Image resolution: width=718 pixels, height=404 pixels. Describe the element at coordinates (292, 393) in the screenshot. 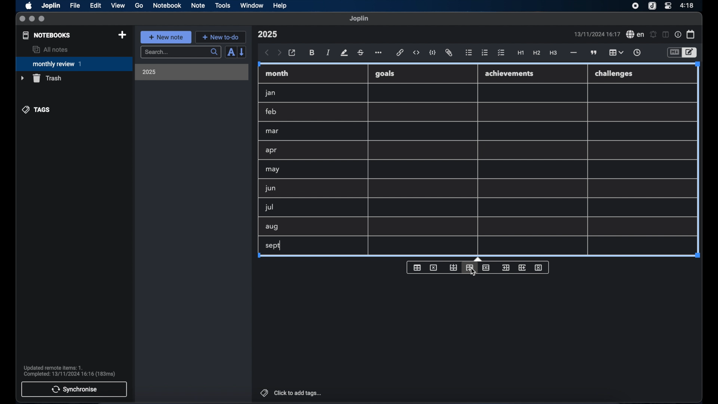

I see `click to add tags` at that location.